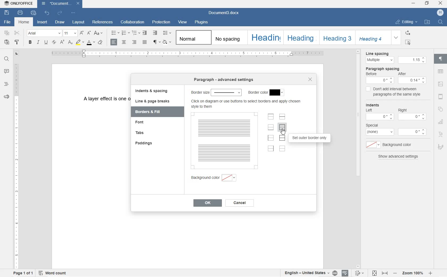 The height and width of the screenshot is (277, 447). I want to click on FIND, so click(6, 59).